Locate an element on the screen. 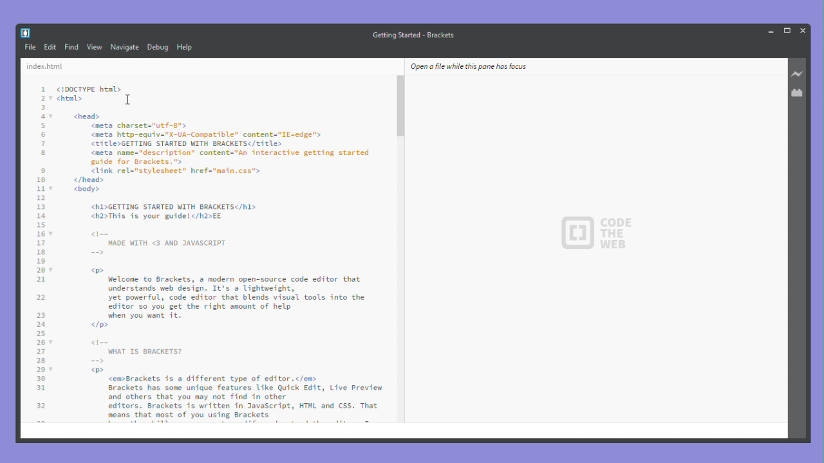 This screenshot has width=824, height=463. code fold is located at coordinates (52, 117).